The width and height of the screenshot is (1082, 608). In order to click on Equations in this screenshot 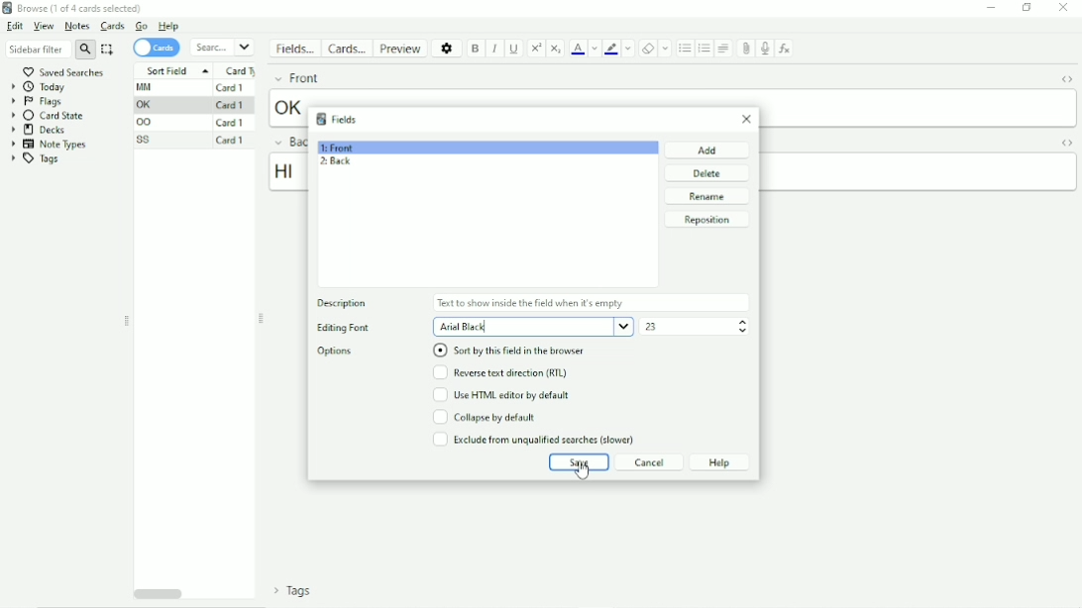, I will do `click(786, 49)`.